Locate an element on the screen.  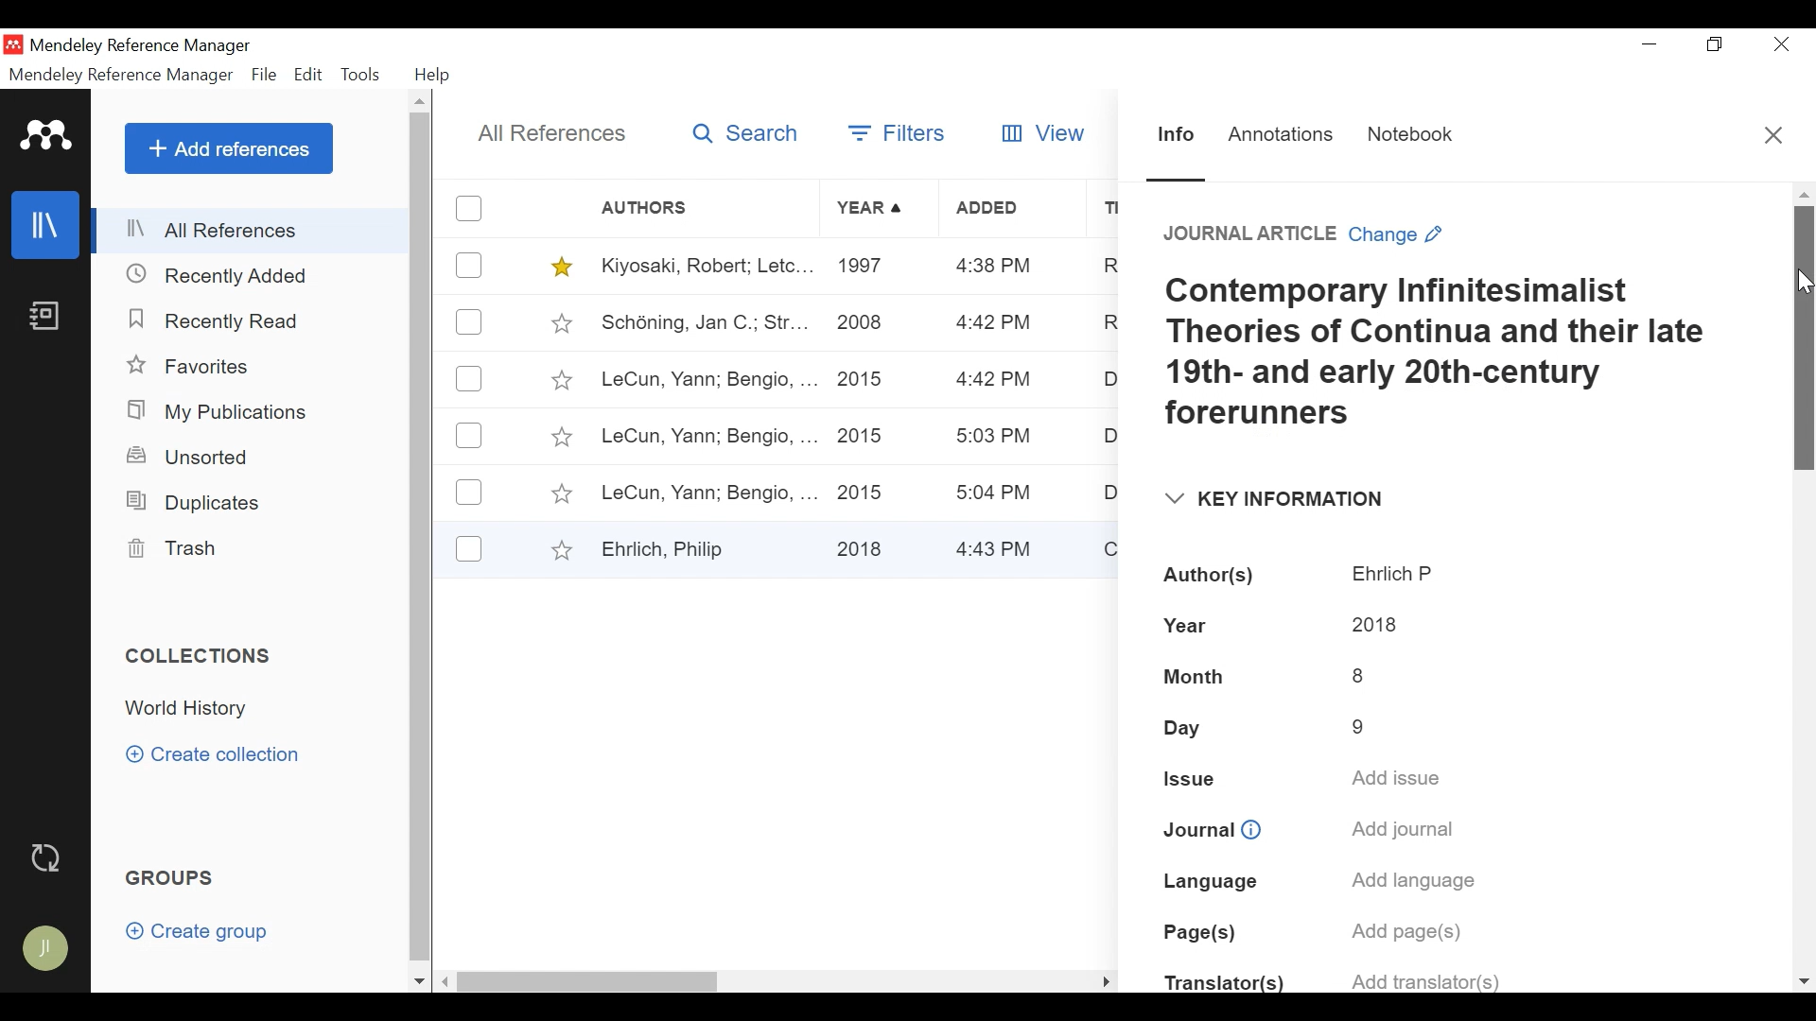
scroll right is located at coordinates (1105, 980).